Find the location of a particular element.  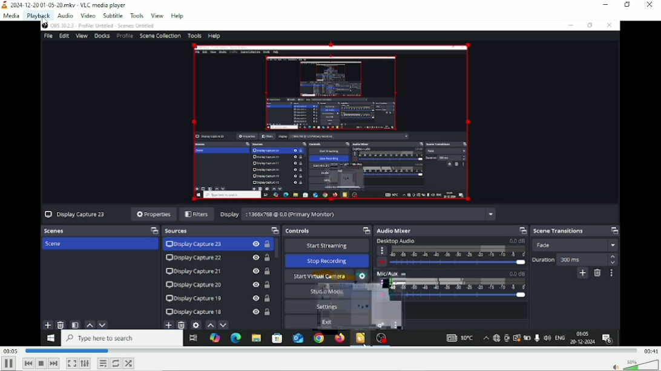

Stop playlist is located at coordinates (41, 363).